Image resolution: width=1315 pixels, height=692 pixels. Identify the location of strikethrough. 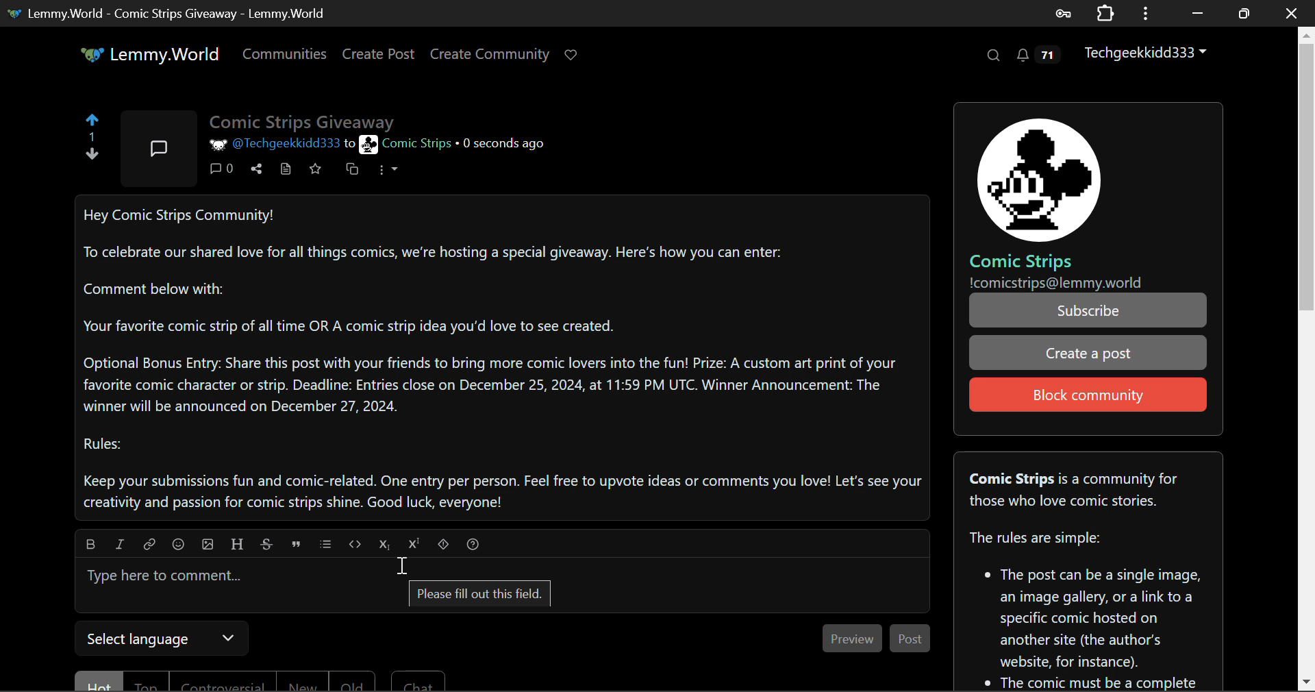
(268, 542).